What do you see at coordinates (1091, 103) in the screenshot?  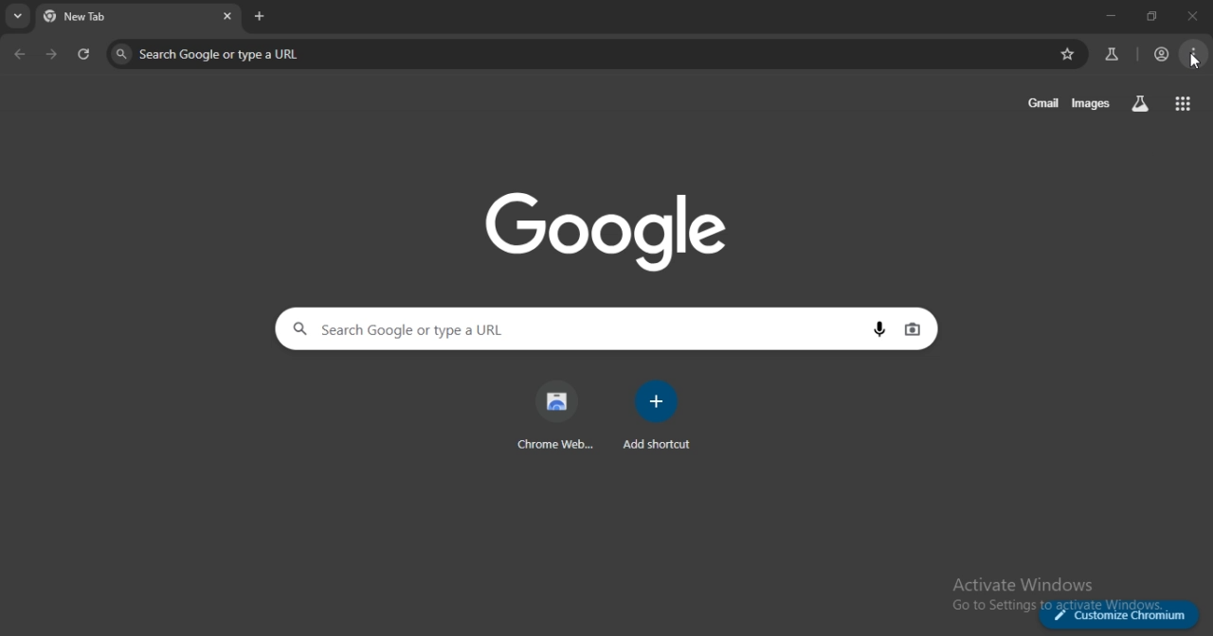 I see `images` at bounding box center [1091, 103].